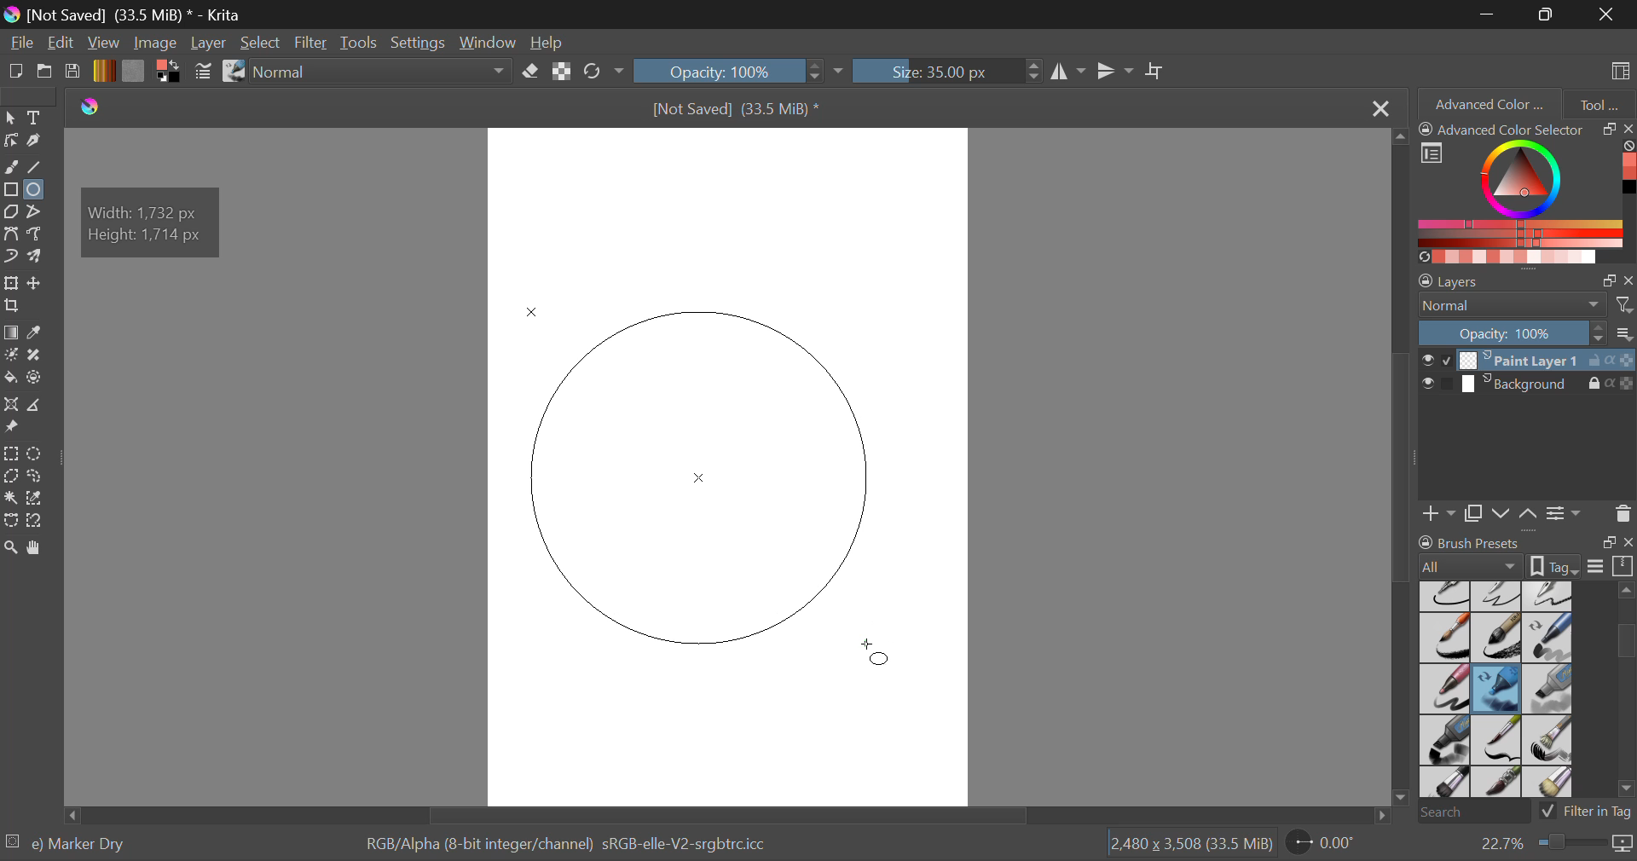 This screenshot has width=1637, height=861. What do you see at coordinates (723, 815) in the screenshot?
I see `Scroll Bar` at bounding box center [723, 815].